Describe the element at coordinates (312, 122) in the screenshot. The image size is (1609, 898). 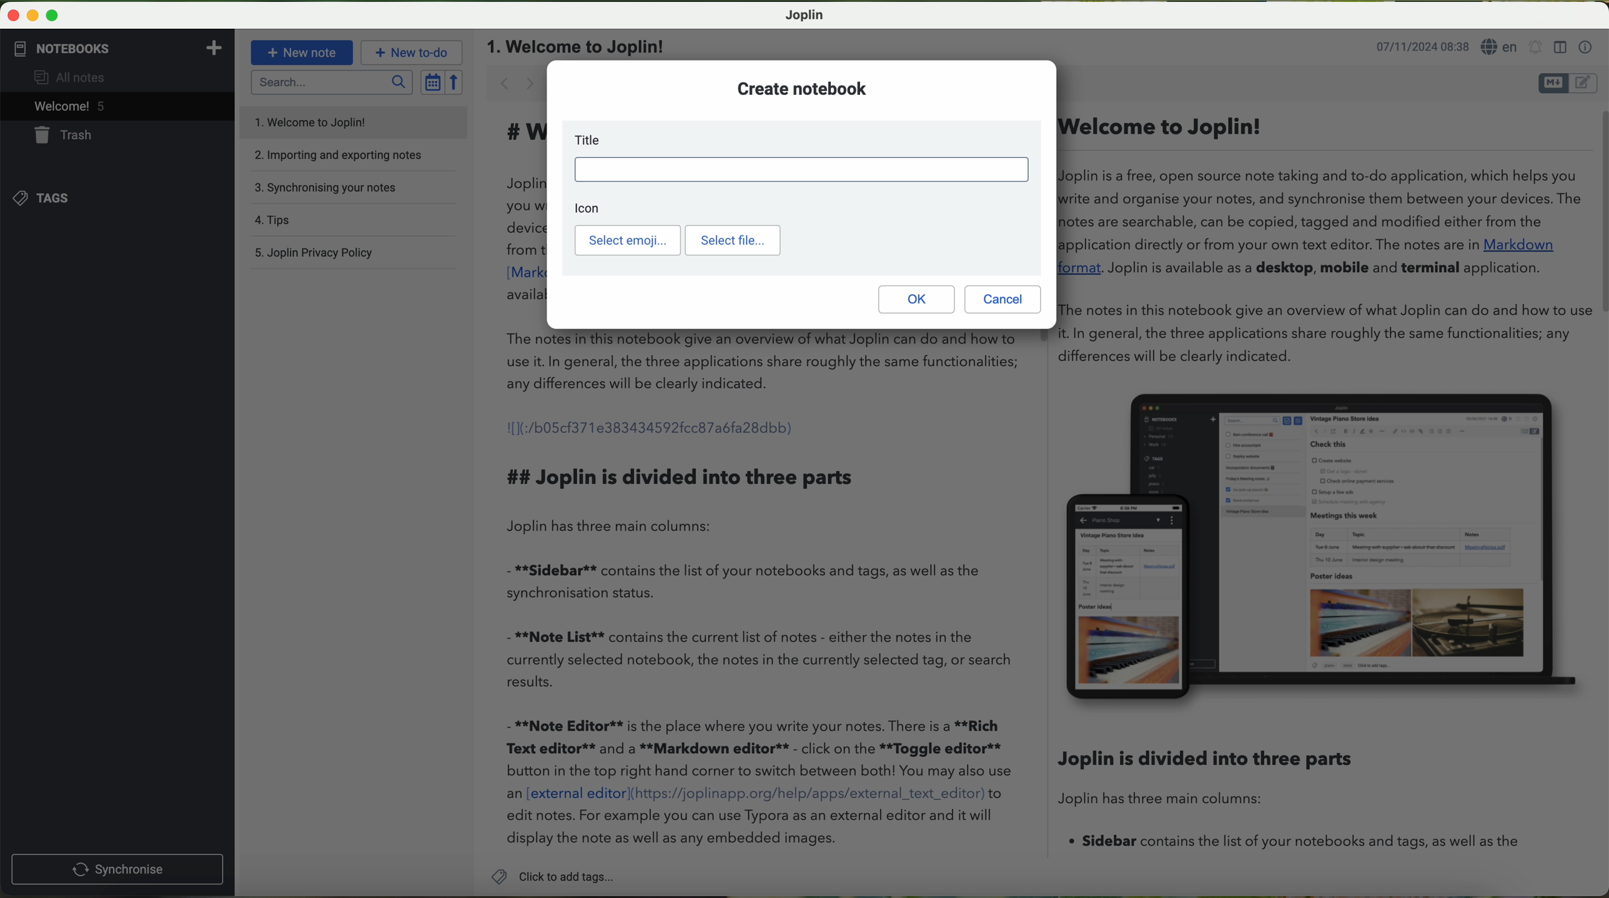
I see `welcome to Joplin` at that location.